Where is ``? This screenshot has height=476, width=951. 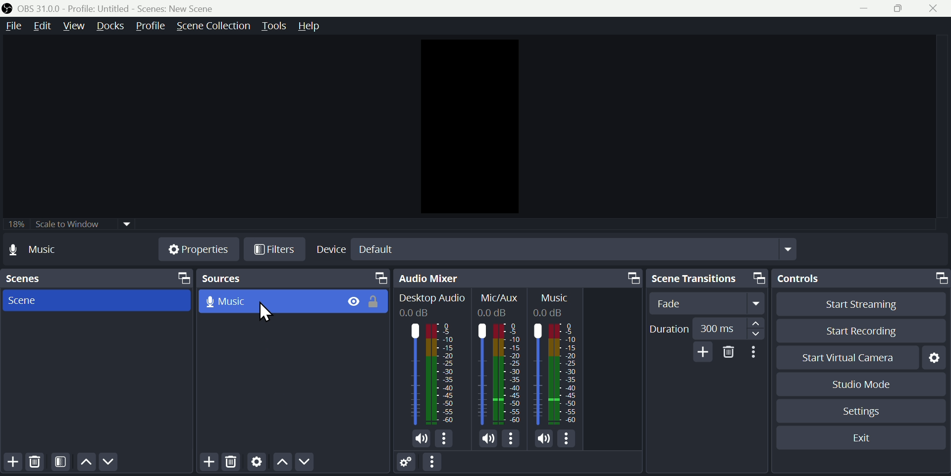
 is located at coordinates (501, 373).